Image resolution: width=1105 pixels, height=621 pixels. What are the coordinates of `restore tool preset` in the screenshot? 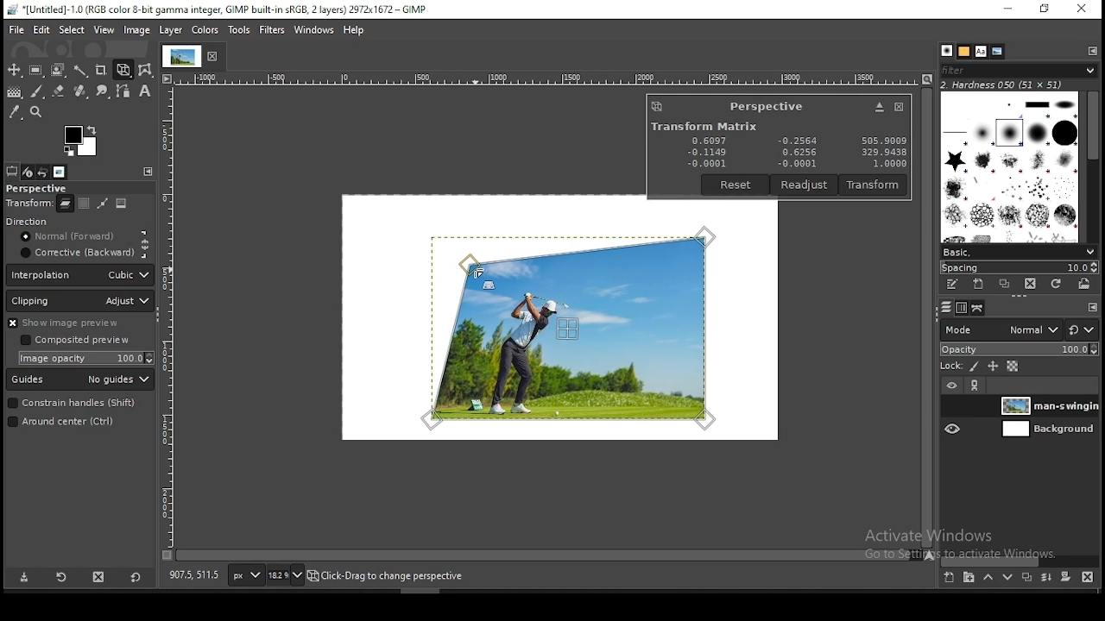 It's located at (60, 577).